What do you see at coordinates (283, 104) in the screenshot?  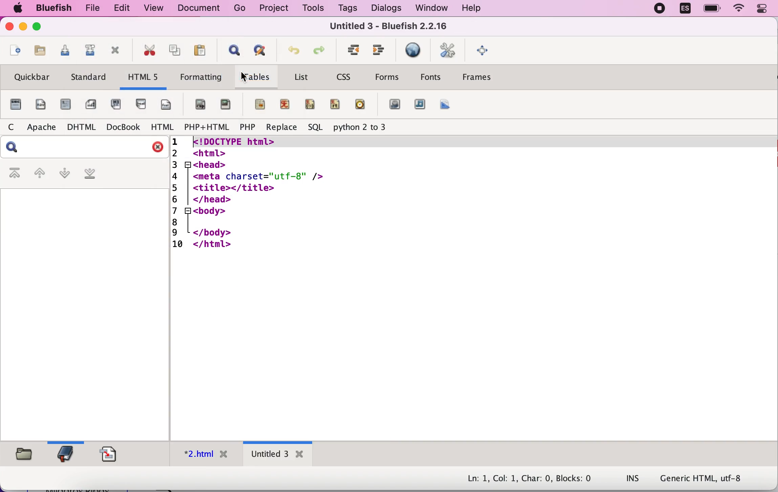 I see `ruby` at bounding box center [283, 104].